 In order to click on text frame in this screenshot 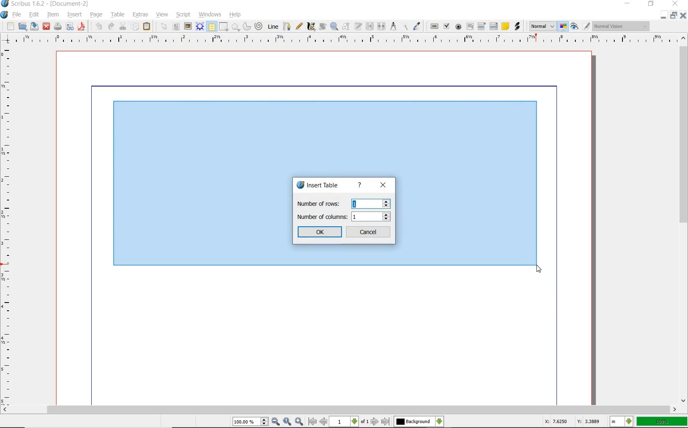, I will do `click(177, 26)`.